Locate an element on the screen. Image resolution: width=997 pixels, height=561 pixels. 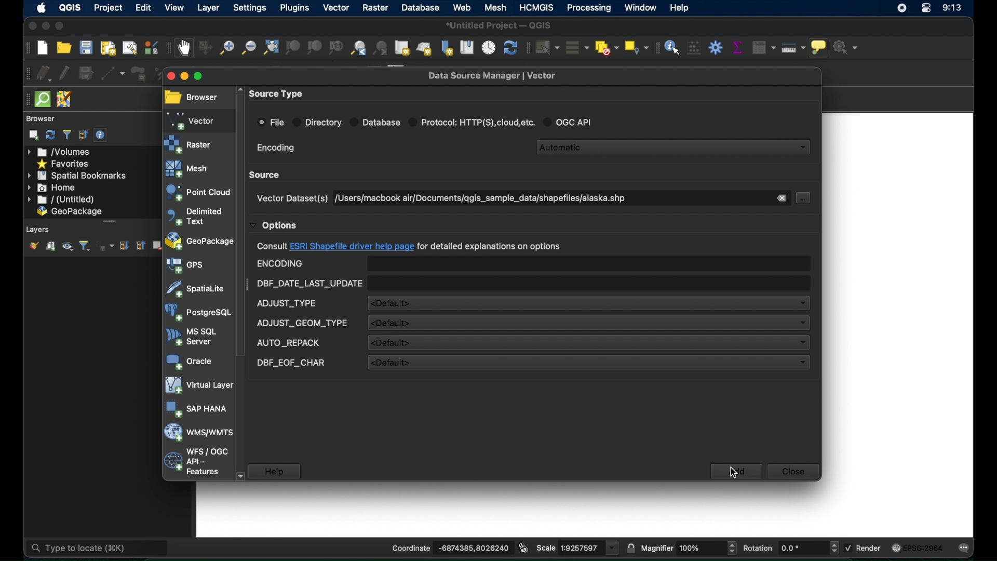
new spatial bookmarks is located at coordinates (447, 47).